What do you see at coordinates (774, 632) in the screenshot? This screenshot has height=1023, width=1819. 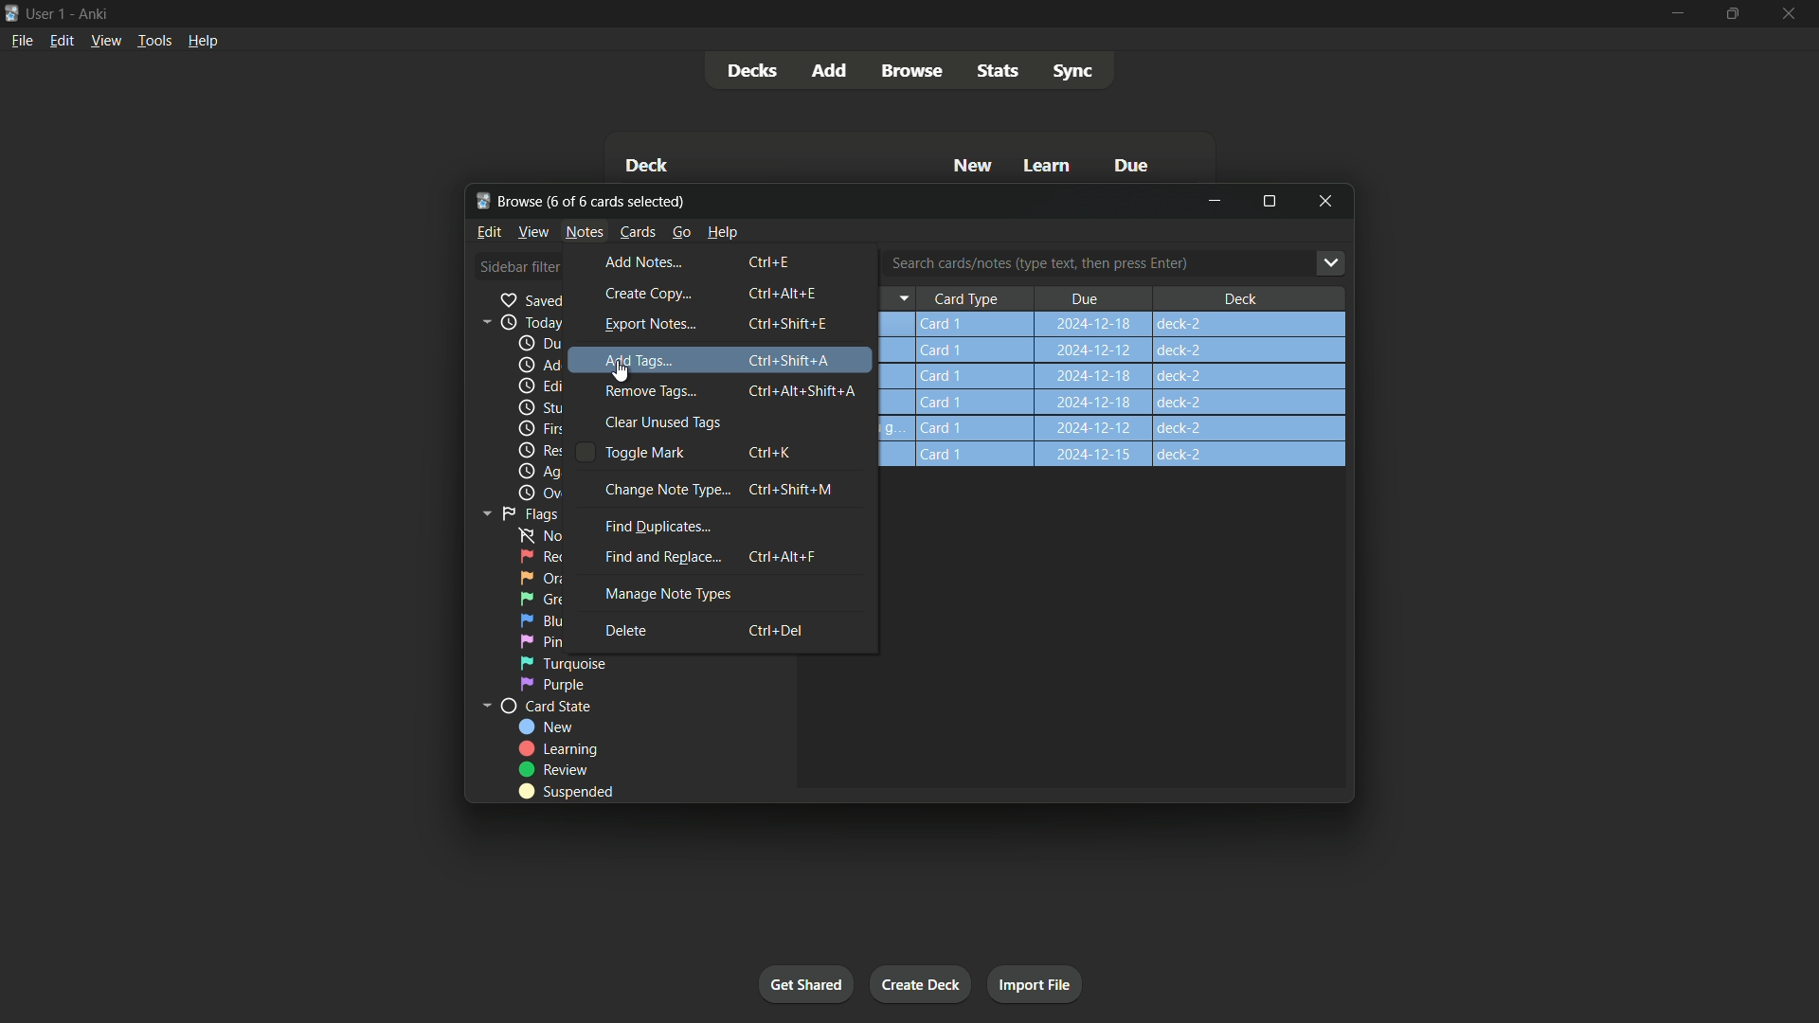 I see `Ctrl + Del` at bounding box center [774, 632].